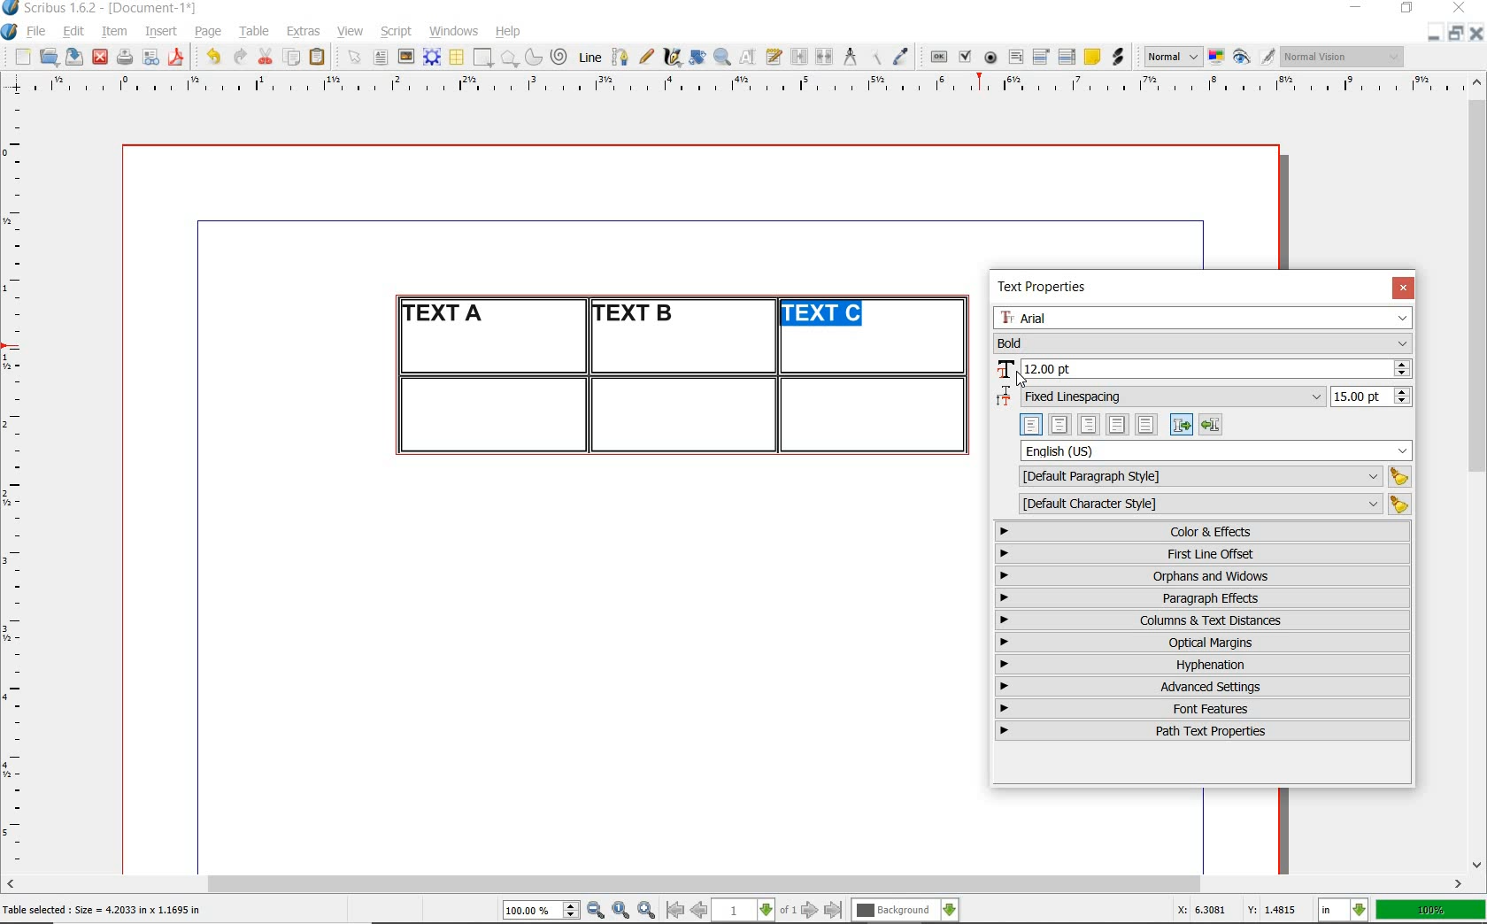 Image resolution: width=1487 pixels, height=924 pixels. I want to click on preflight verifier, so click(151, 58).